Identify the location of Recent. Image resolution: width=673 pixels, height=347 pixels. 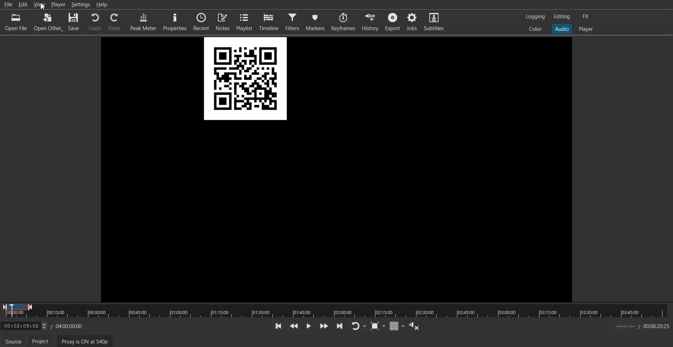
(202, 21).